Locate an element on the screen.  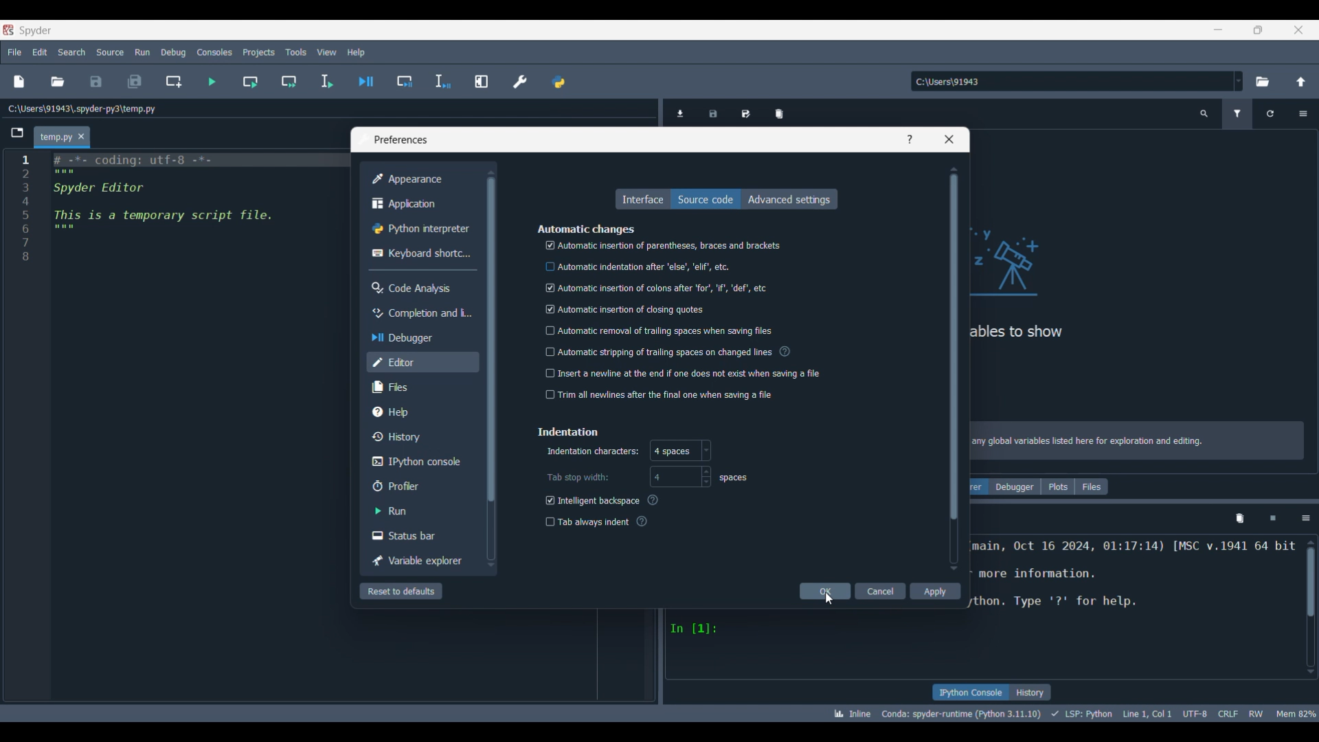
Code details is located at coordinates (1074, 714).